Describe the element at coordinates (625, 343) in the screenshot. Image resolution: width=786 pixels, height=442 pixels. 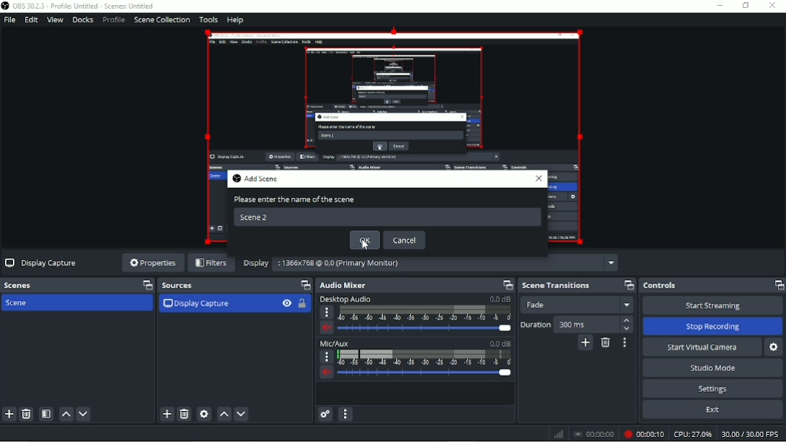
I see `Transition properties` at that location.